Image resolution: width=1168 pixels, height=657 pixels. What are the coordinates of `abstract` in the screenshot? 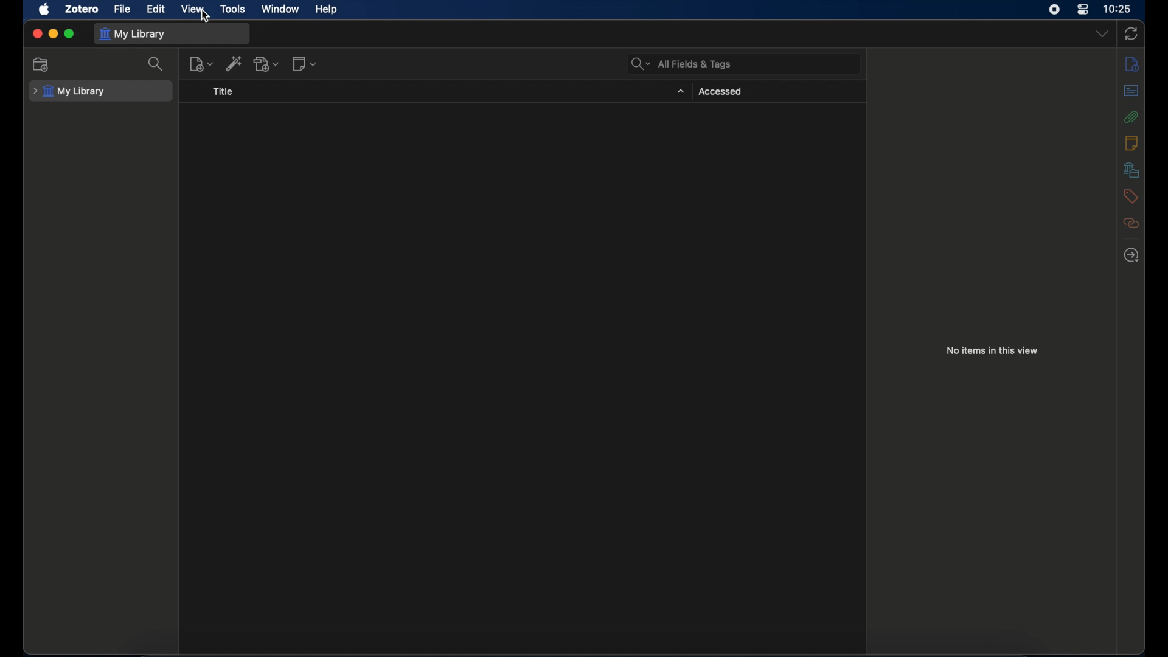 It's located at (1132, 91).